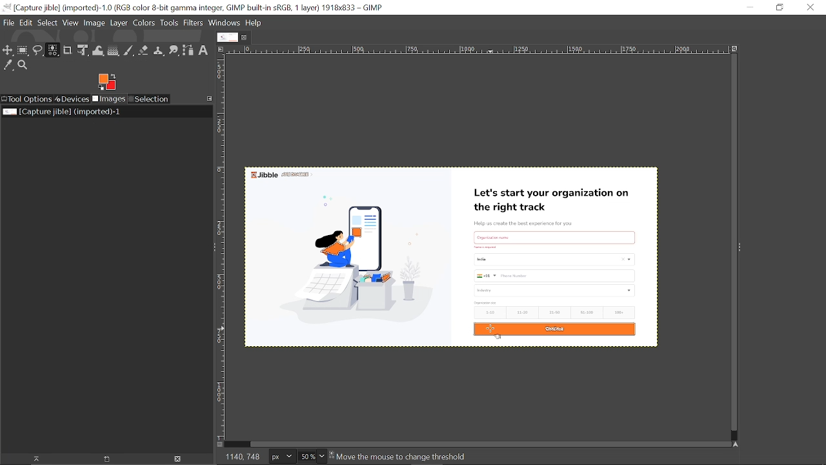  What do you see at coordinates (95, 23) in the screenshot?
I see `Image` at bounding box center [95, 23].